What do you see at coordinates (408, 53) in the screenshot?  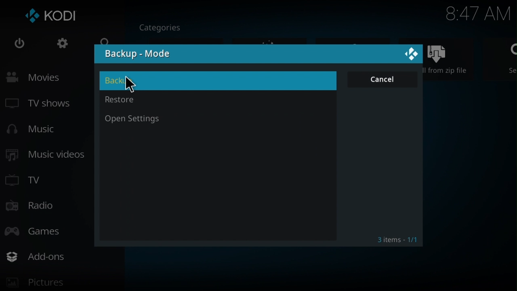 I see `close` at bounding box center [408, 53].